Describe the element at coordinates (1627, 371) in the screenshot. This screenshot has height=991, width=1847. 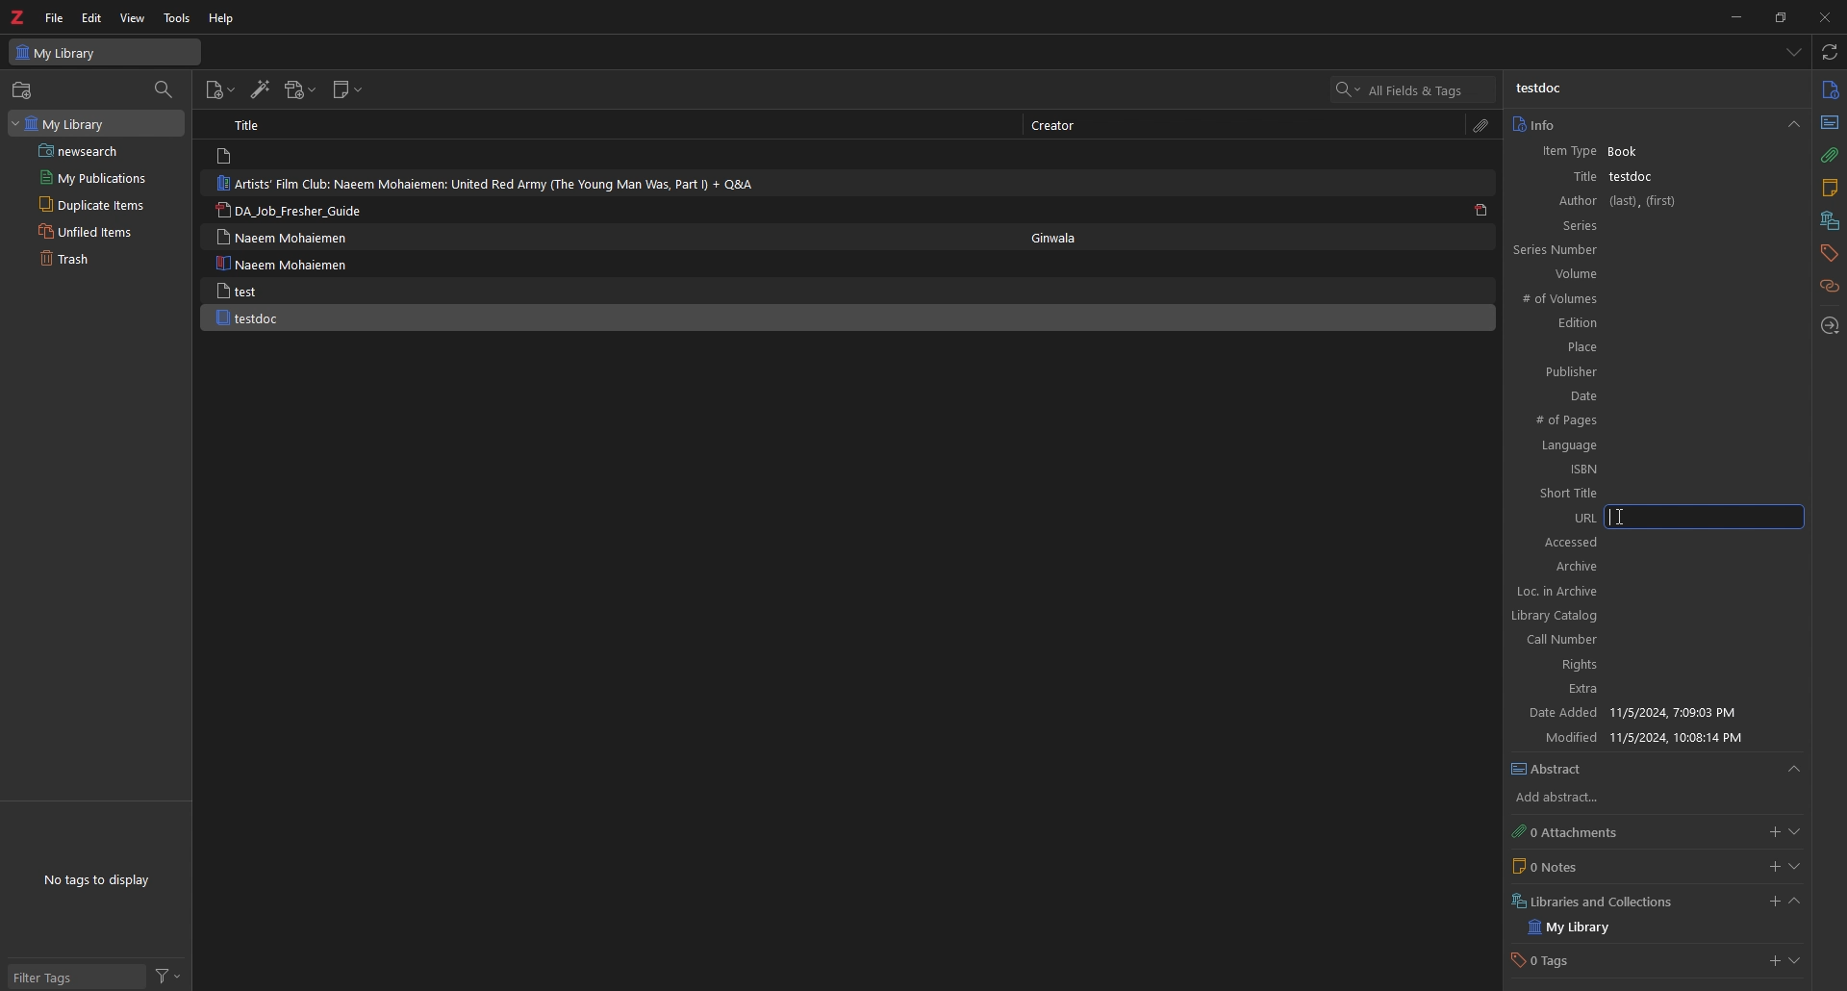
I see `Publisher` at that location.